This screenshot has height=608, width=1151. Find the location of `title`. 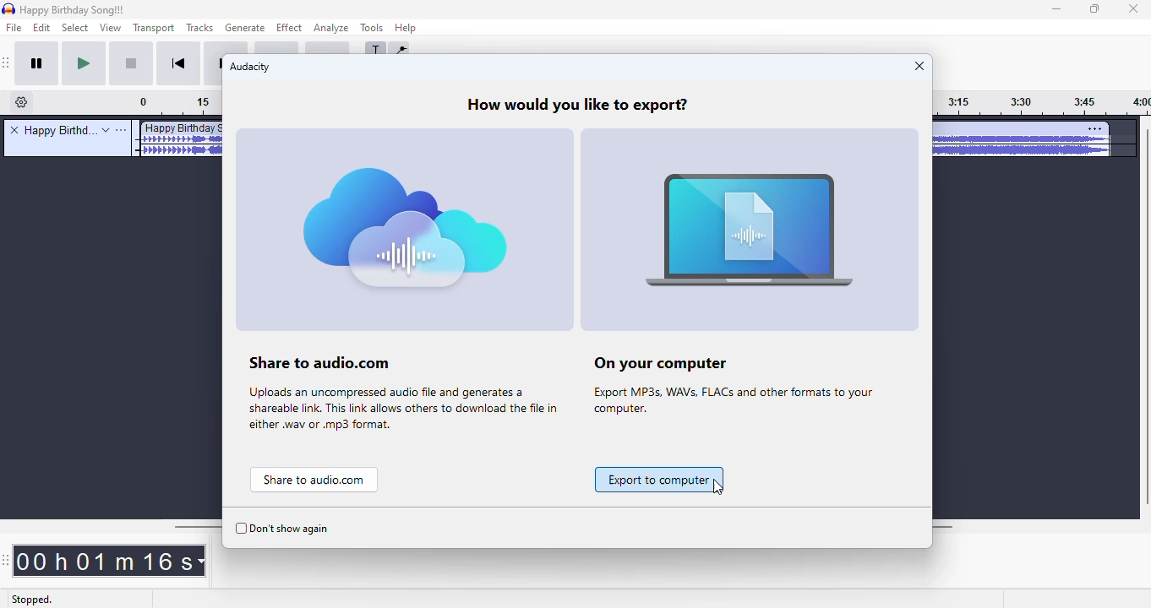

title is located at coordinates (74, 10).